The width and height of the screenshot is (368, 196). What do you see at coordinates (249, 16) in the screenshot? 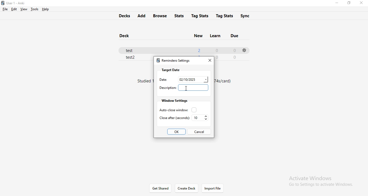
I see `sync` at bounding box center [249, 16].